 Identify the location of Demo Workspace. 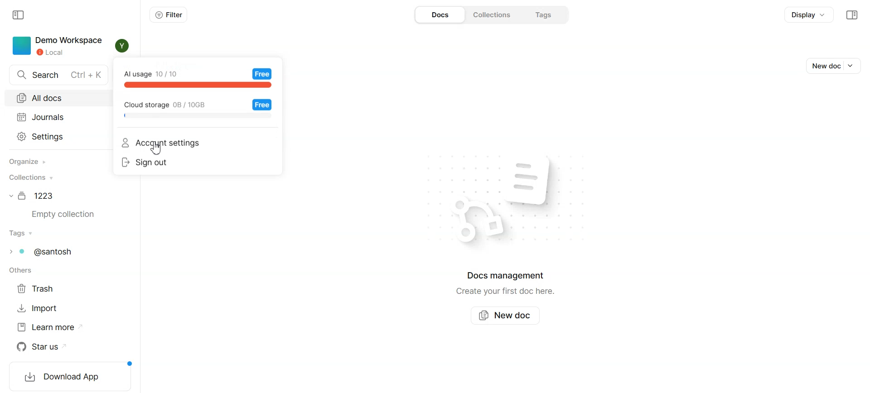
(58, 46).